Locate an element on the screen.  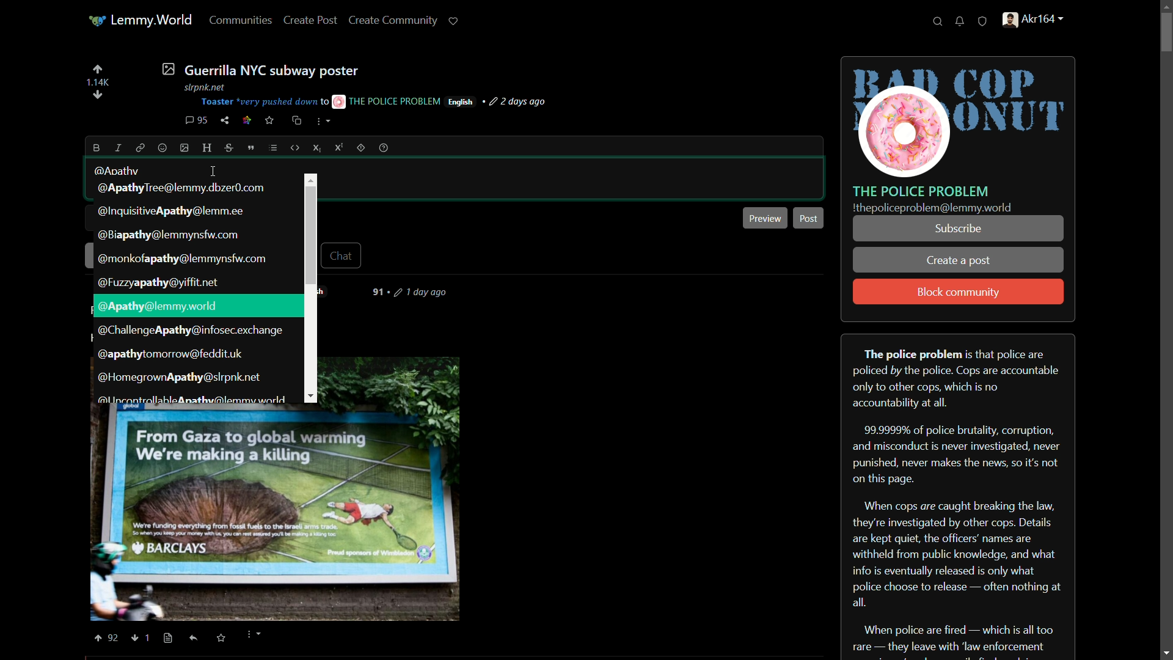
scroll bar is located at coordinates (310, 234).